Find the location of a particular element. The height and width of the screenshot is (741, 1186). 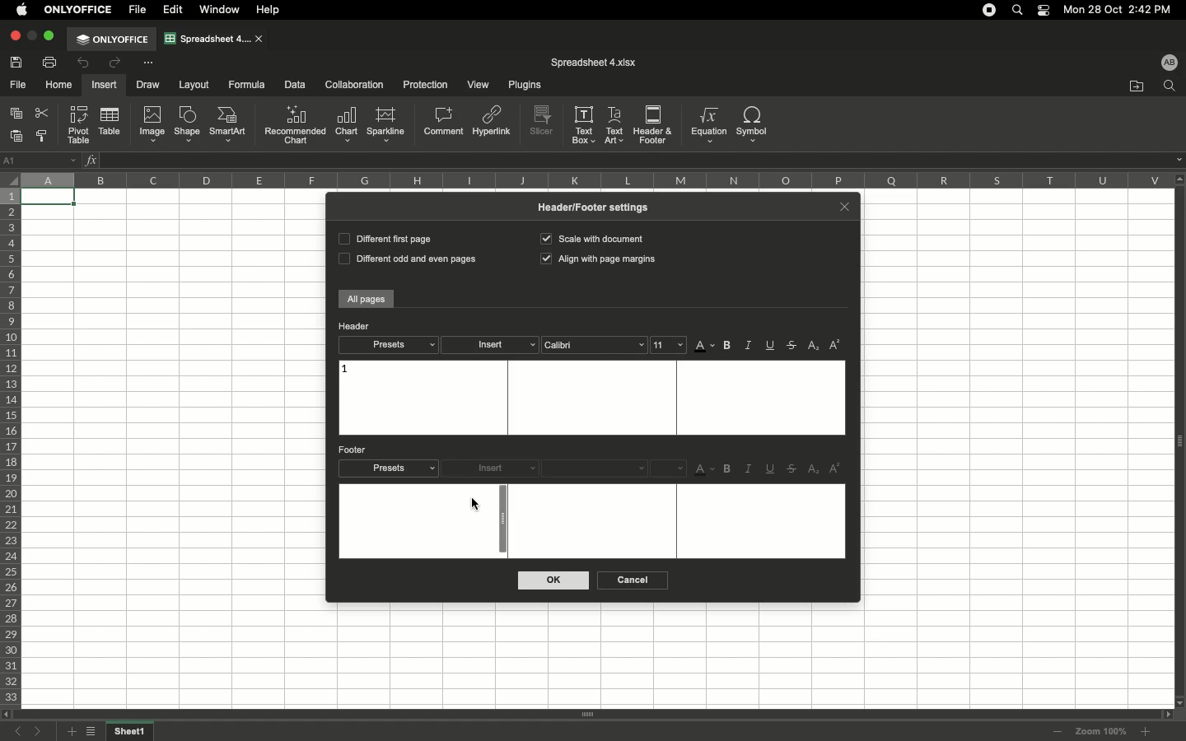

Next sheet is located at coordinates (42, 732).